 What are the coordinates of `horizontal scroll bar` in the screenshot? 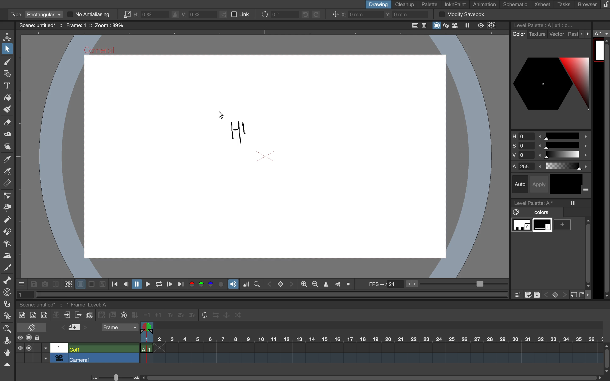 It's located at (370, 375).